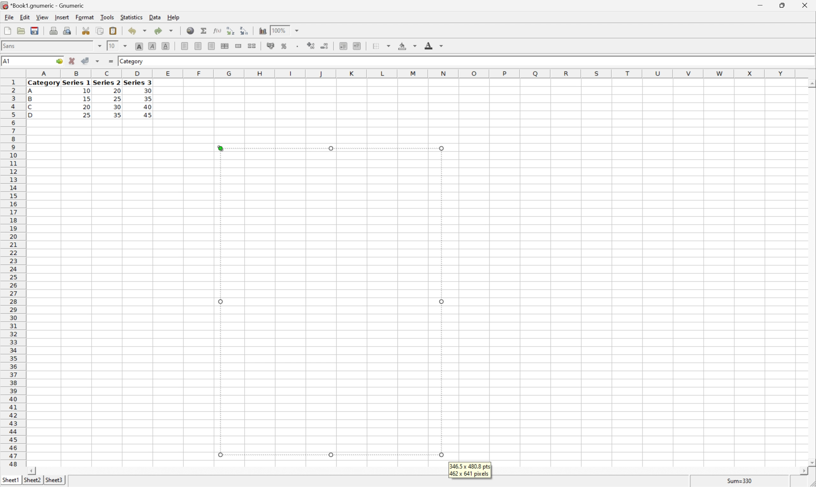  I want to click on 25, so click(117, 99).